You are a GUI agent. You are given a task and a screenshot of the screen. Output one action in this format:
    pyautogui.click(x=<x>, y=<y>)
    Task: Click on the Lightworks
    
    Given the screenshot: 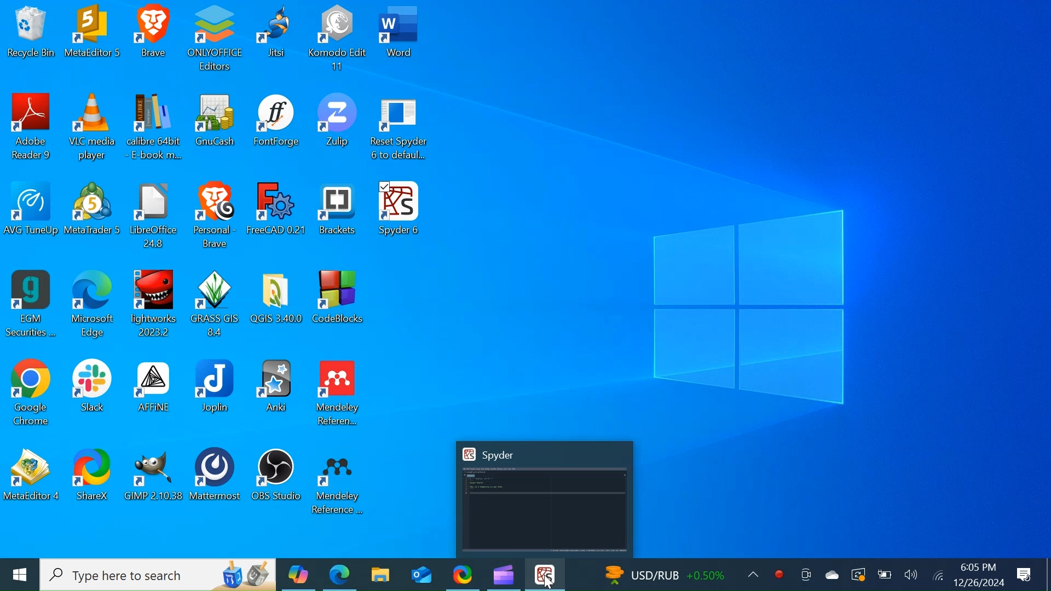 What is the action you would take?
    pyautogui.click(x=159, y=306)
    